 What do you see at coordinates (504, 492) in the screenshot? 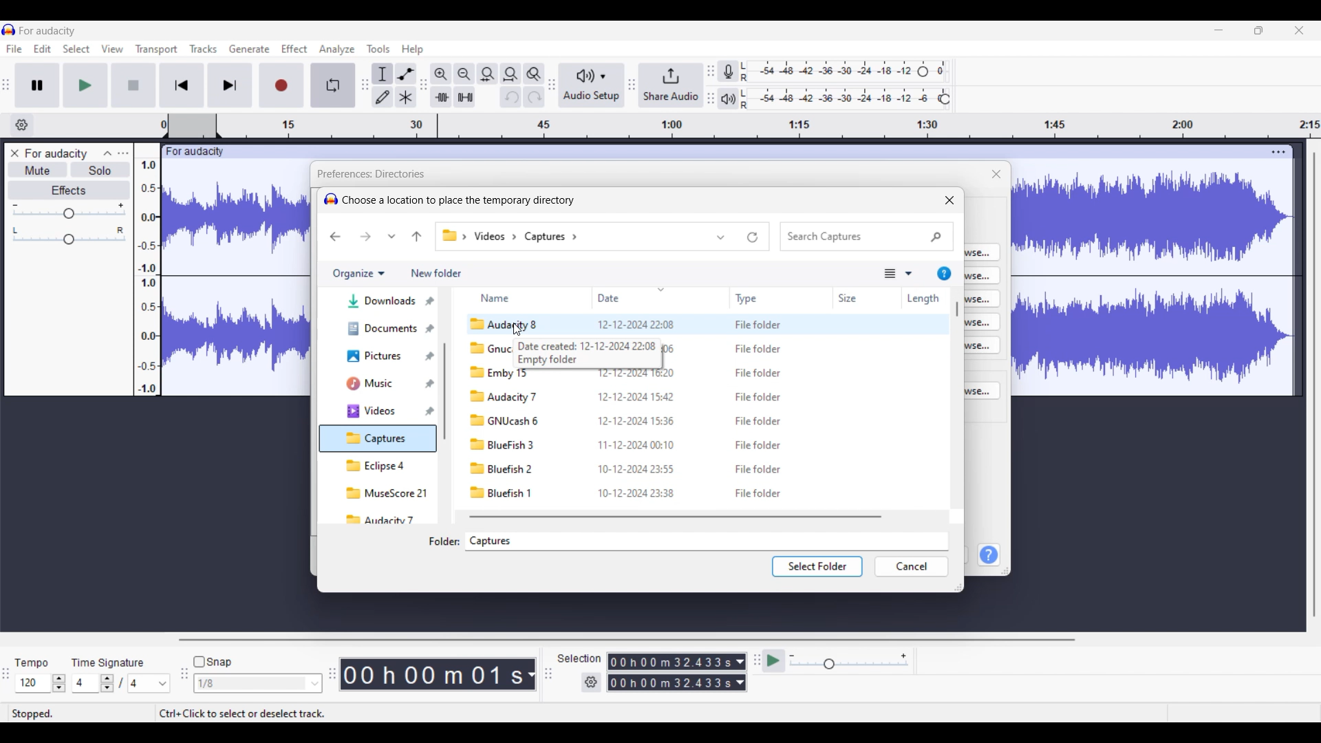
I see `bluefish 1` at bounding box center [504, 492].